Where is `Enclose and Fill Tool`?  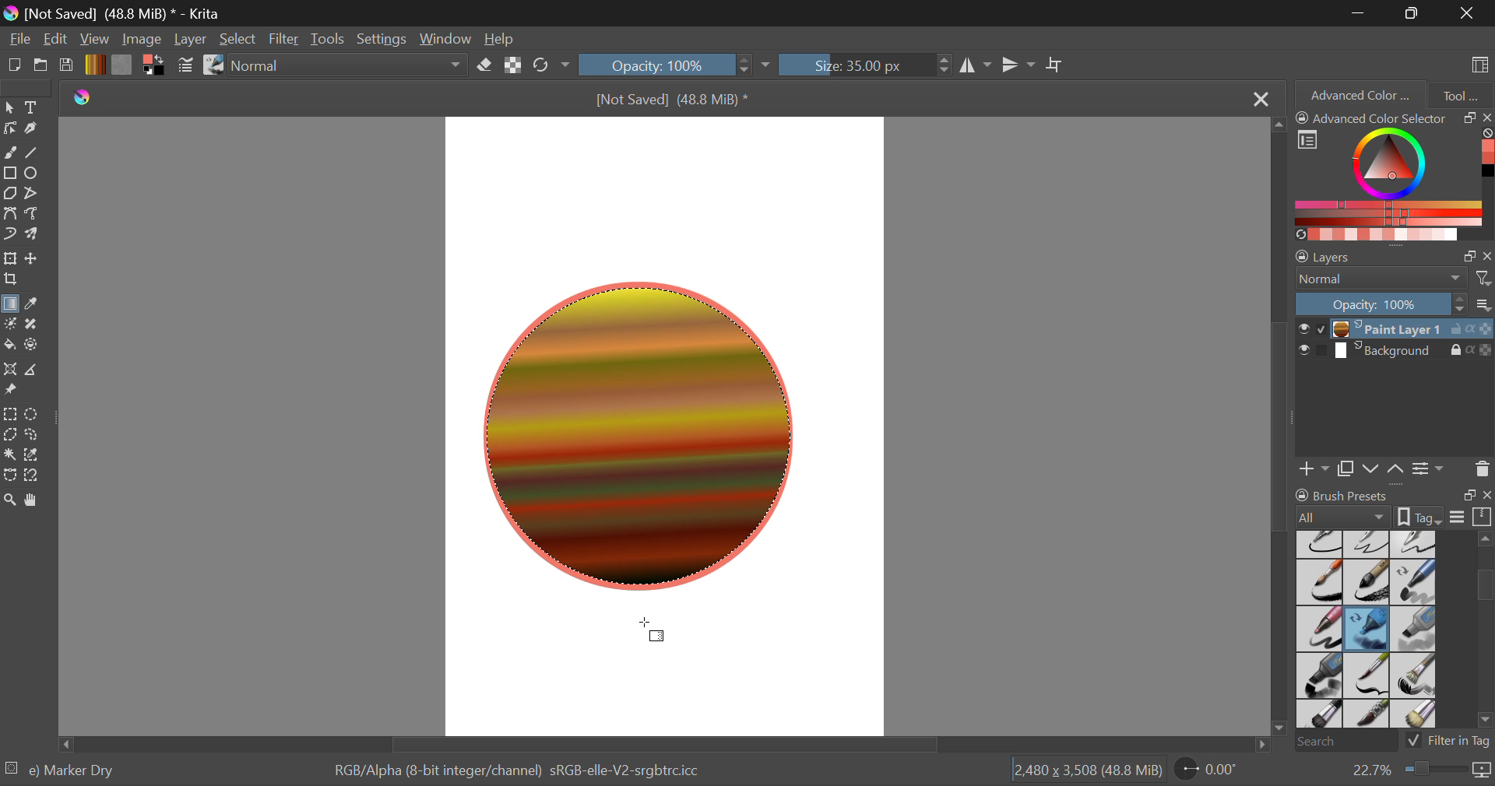 Enclose and Fill Tool is located at coordinates (33, 346).